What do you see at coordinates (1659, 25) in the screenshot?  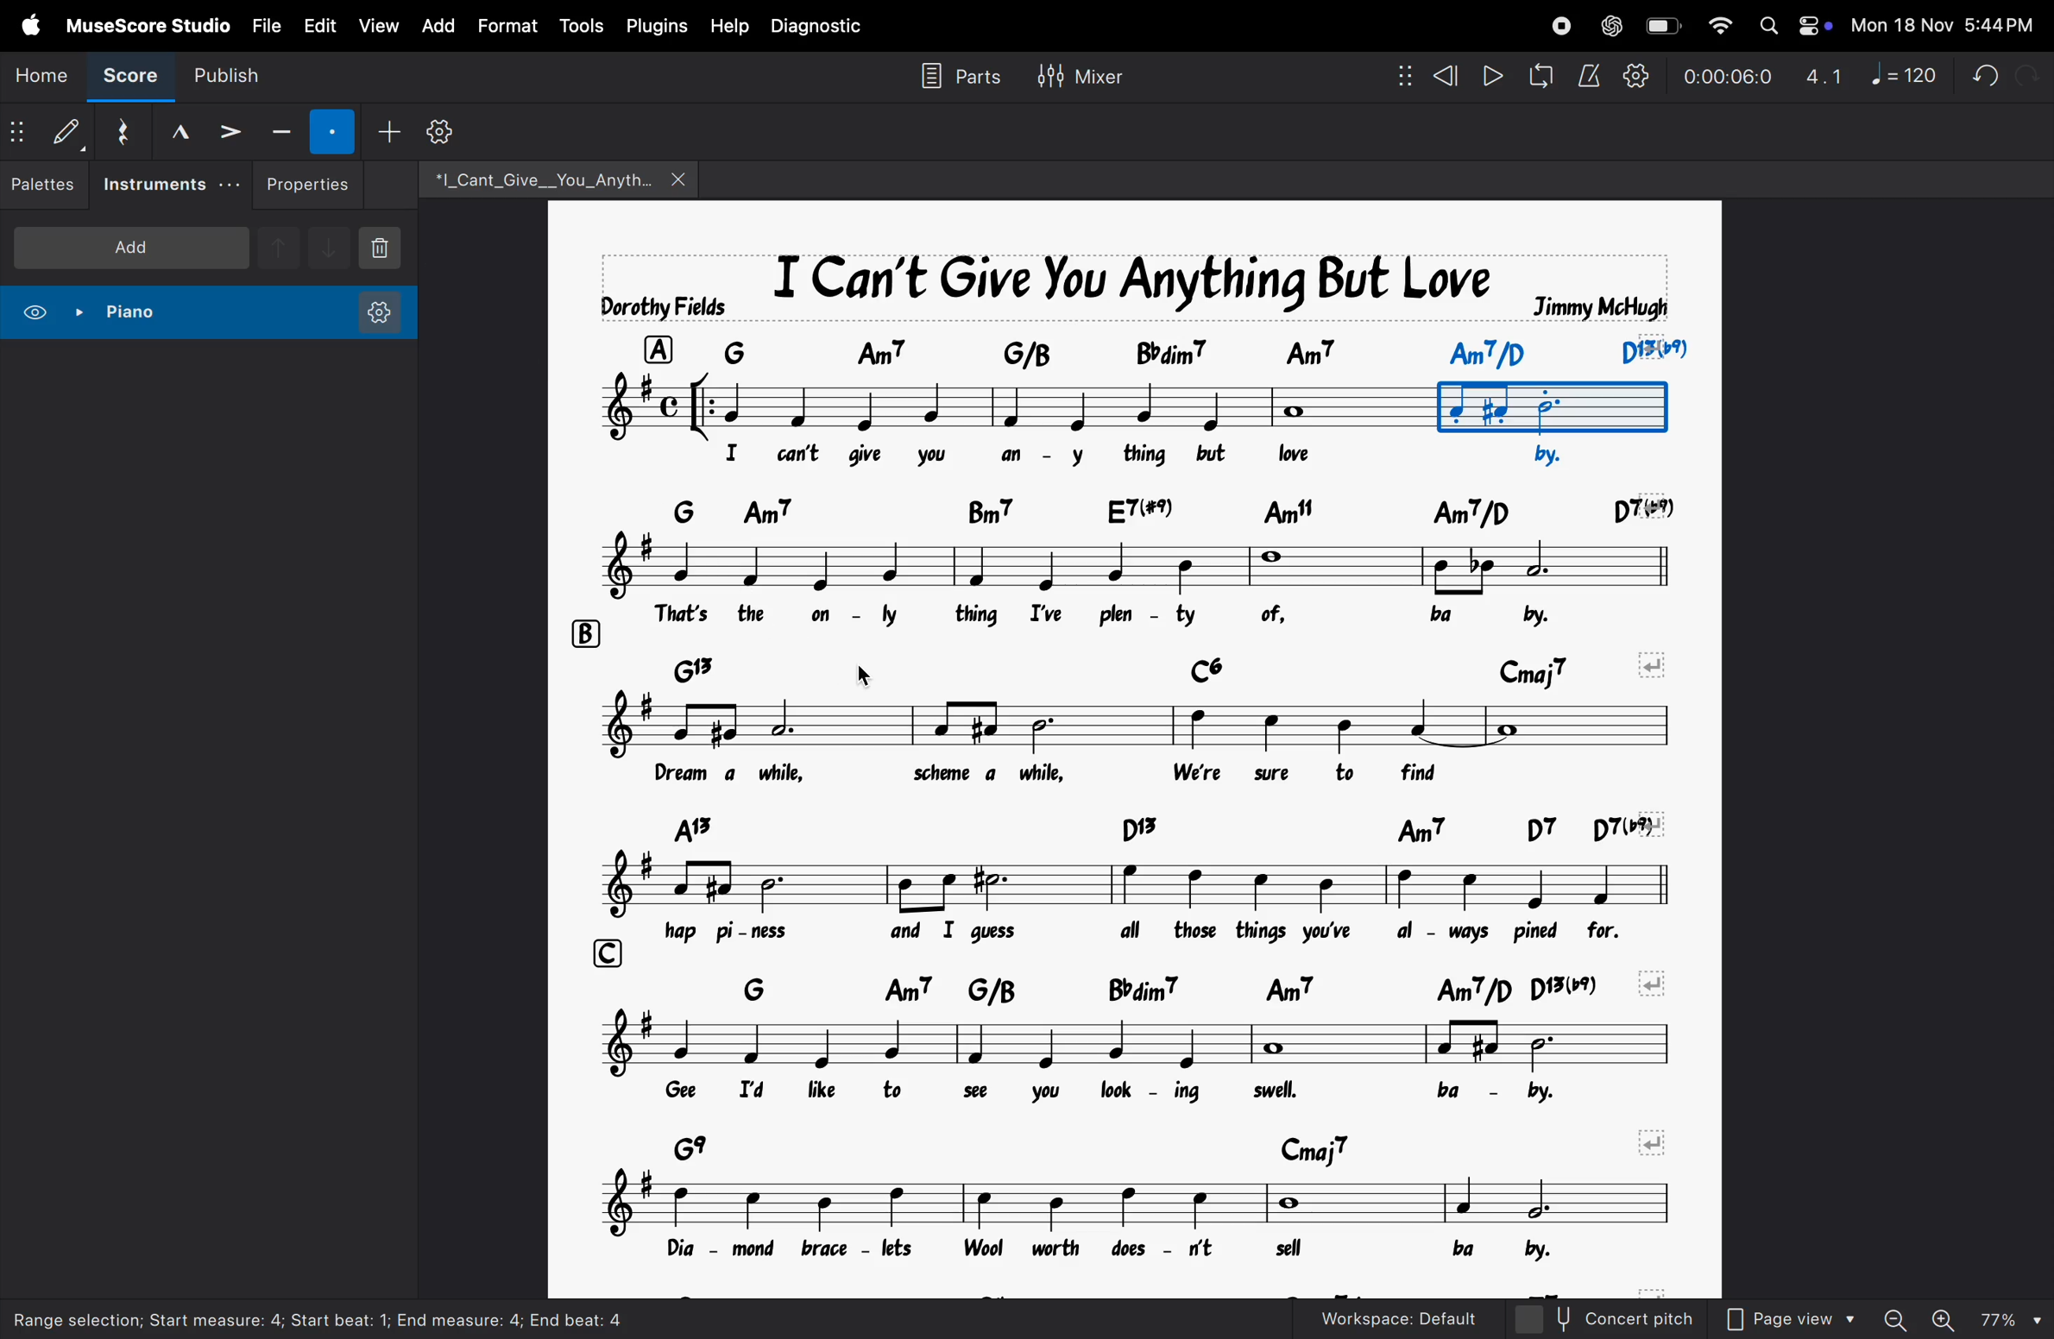 I see `battery` at bounding box center [1659, 25].